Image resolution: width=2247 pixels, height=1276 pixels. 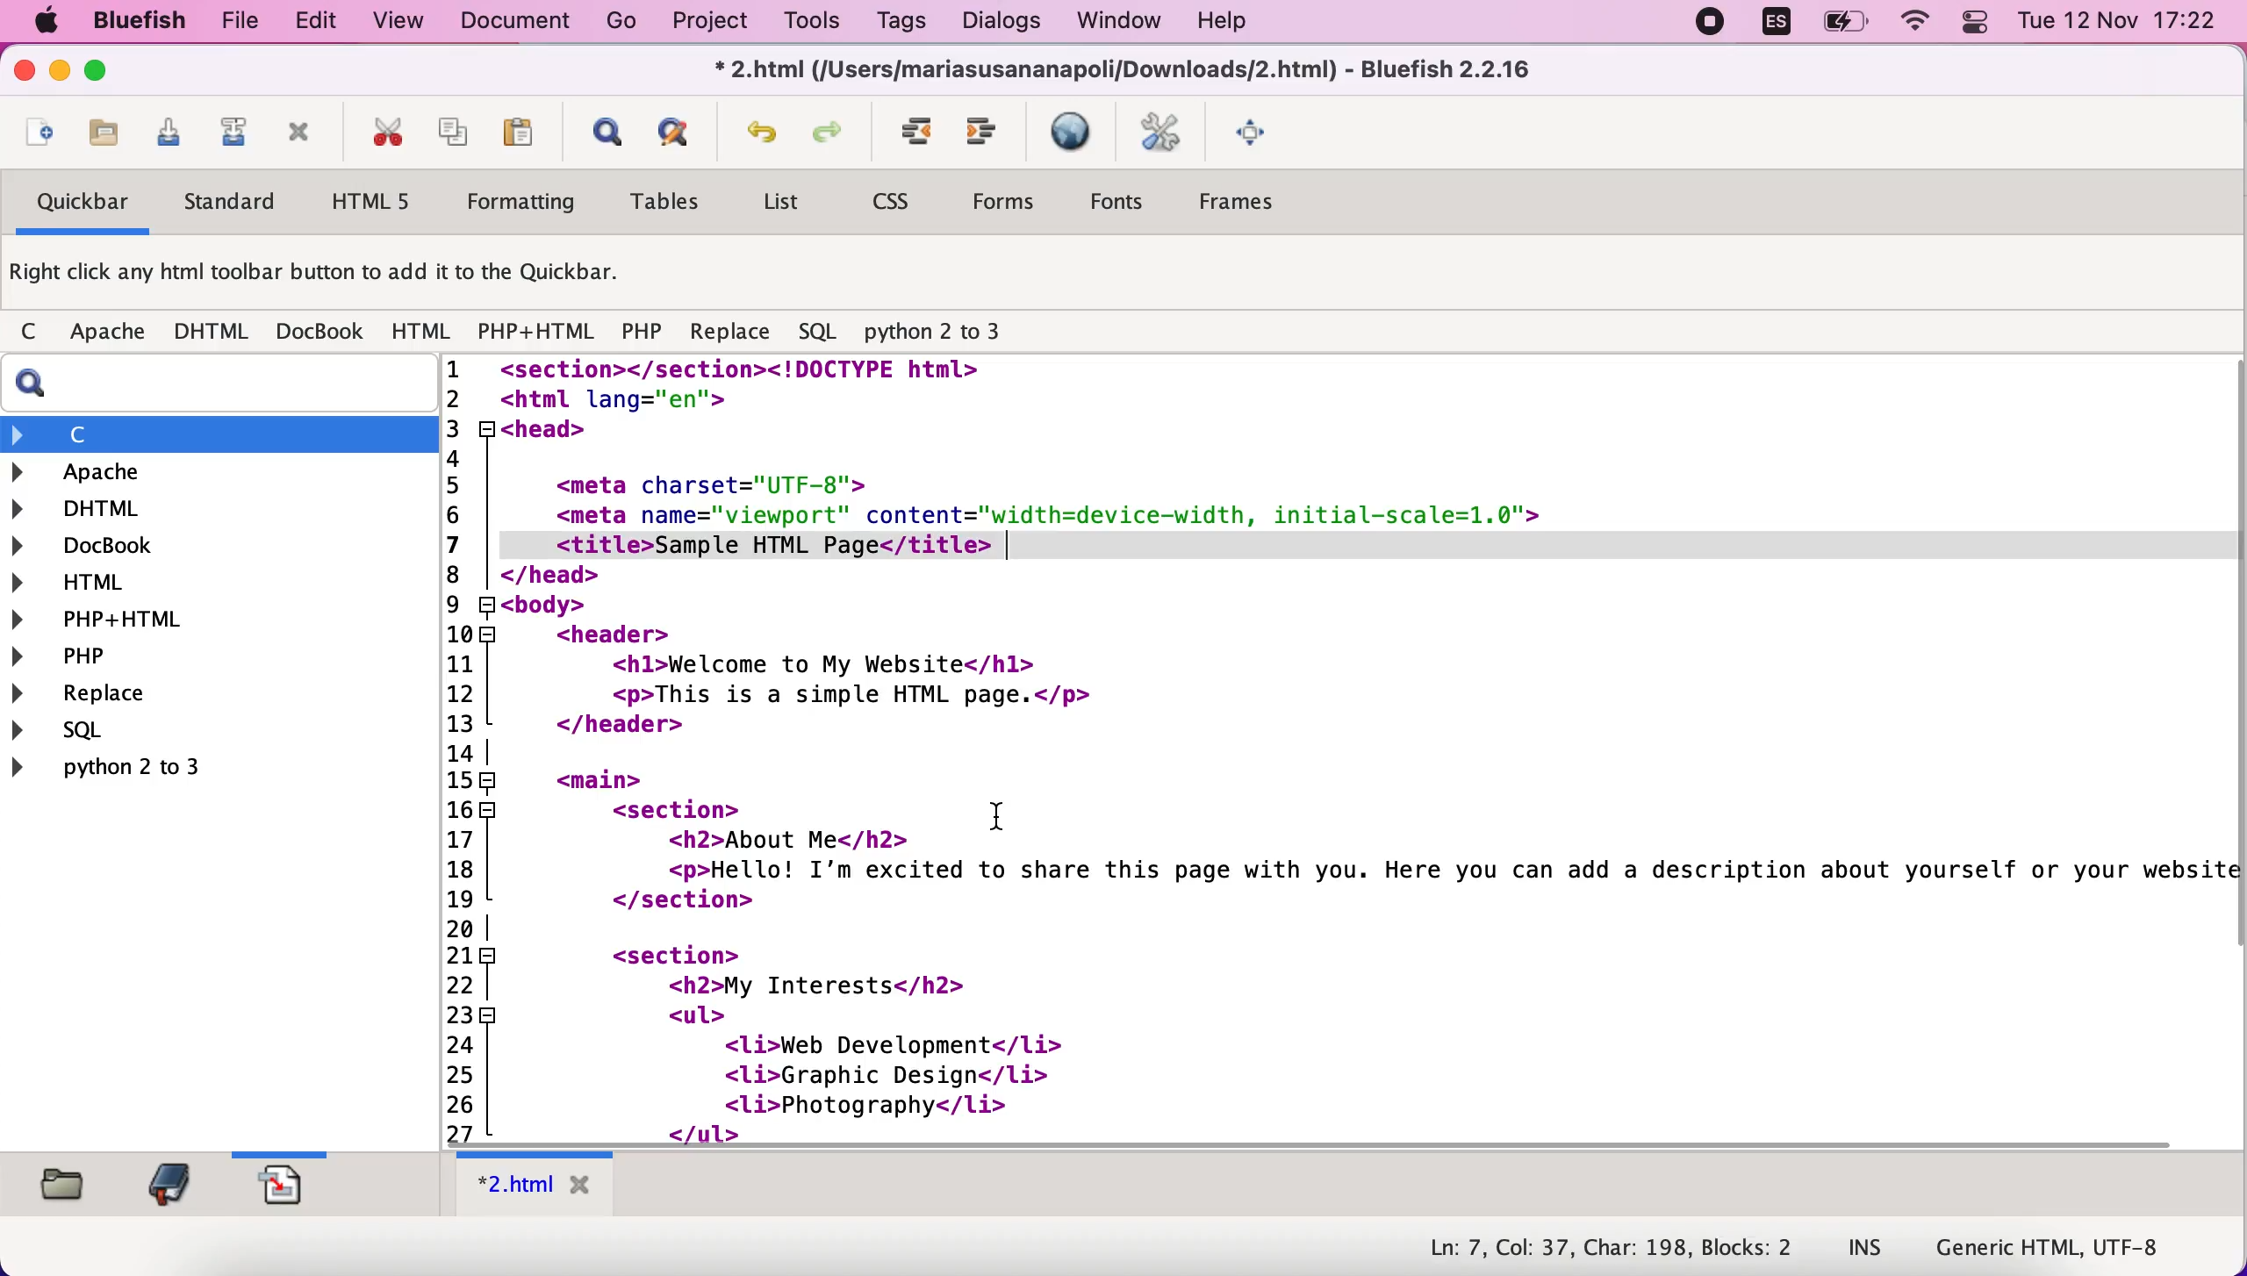 What do you see at coordinates (1262, 202) in the screenshot?
I see `frames` at bounding box center [1262, 202].